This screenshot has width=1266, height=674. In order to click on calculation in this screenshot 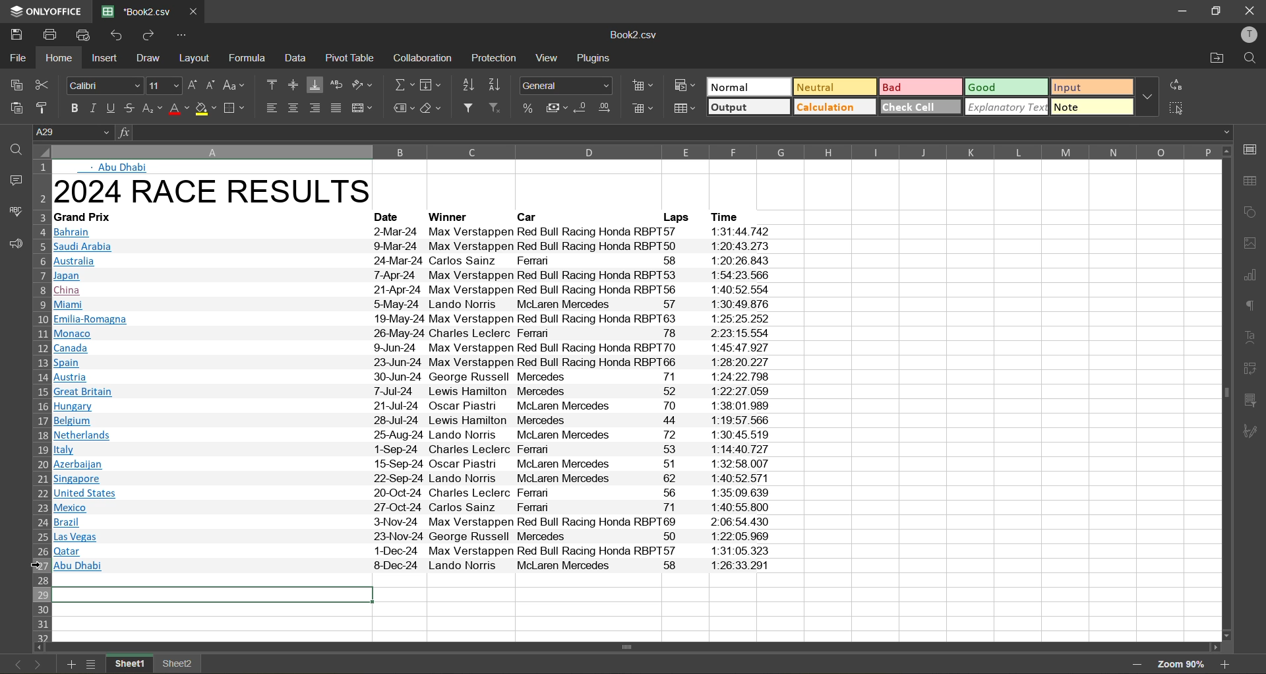, I will do `click(835, 107)`.